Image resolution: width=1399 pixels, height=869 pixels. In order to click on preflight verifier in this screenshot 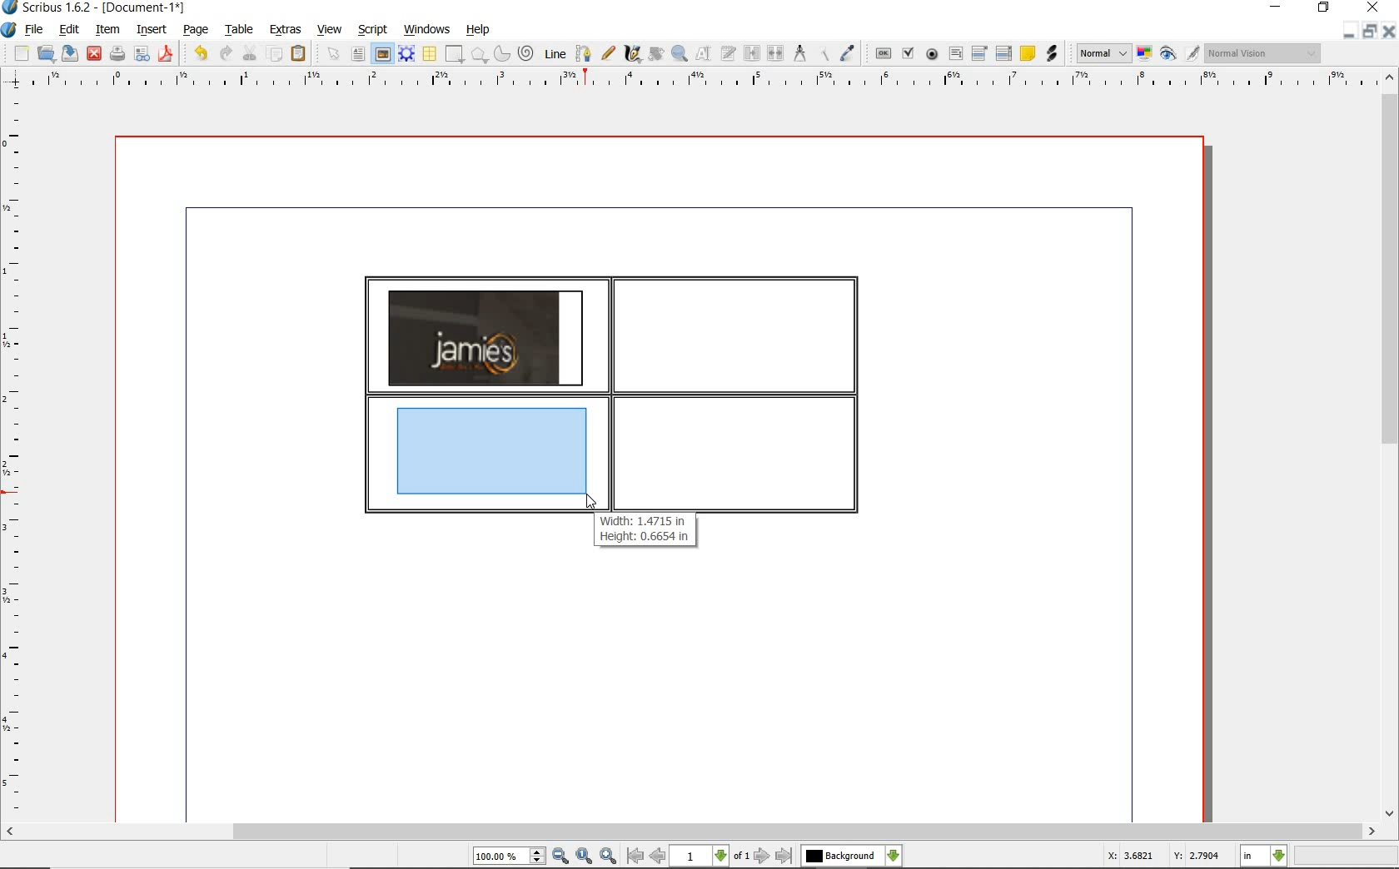, I will do `click(142, 55)`.